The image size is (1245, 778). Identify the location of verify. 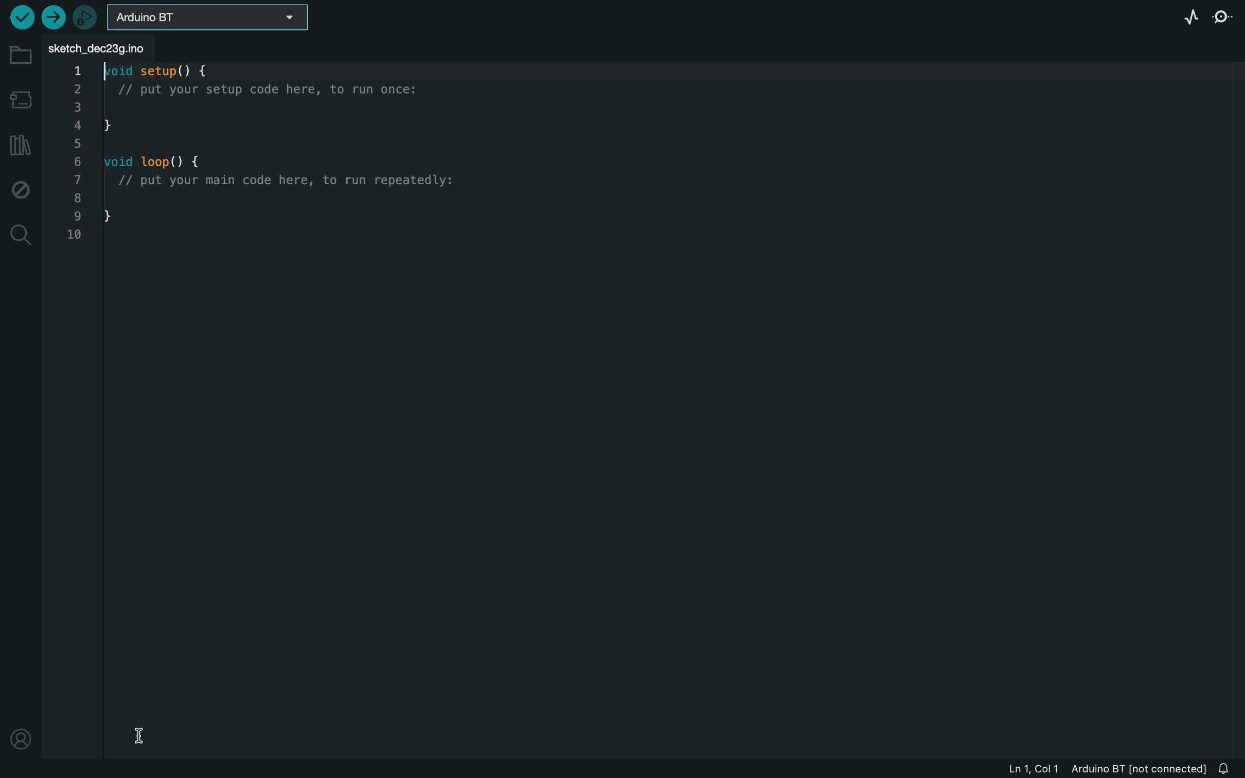
(21, 16).